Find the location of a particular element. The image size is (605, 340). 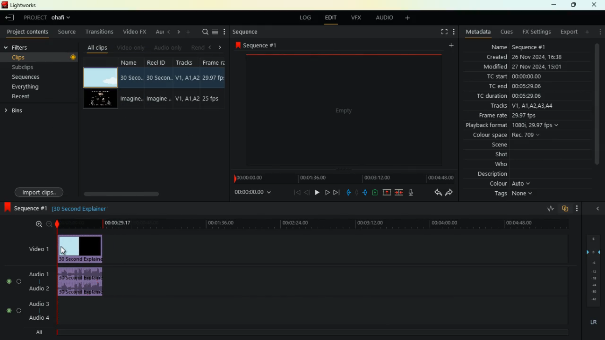

all is located at coordinates (38, 333).